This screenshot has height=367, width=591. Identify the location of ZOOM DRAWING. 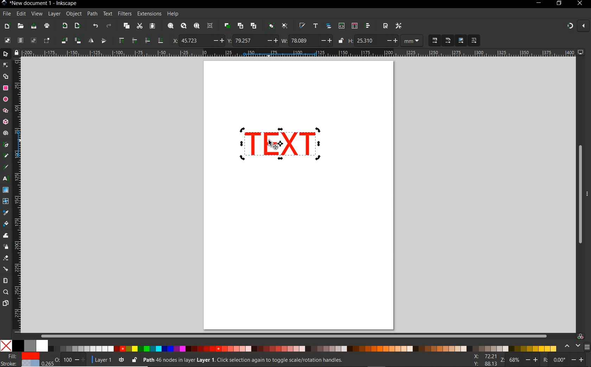
(183, 26).